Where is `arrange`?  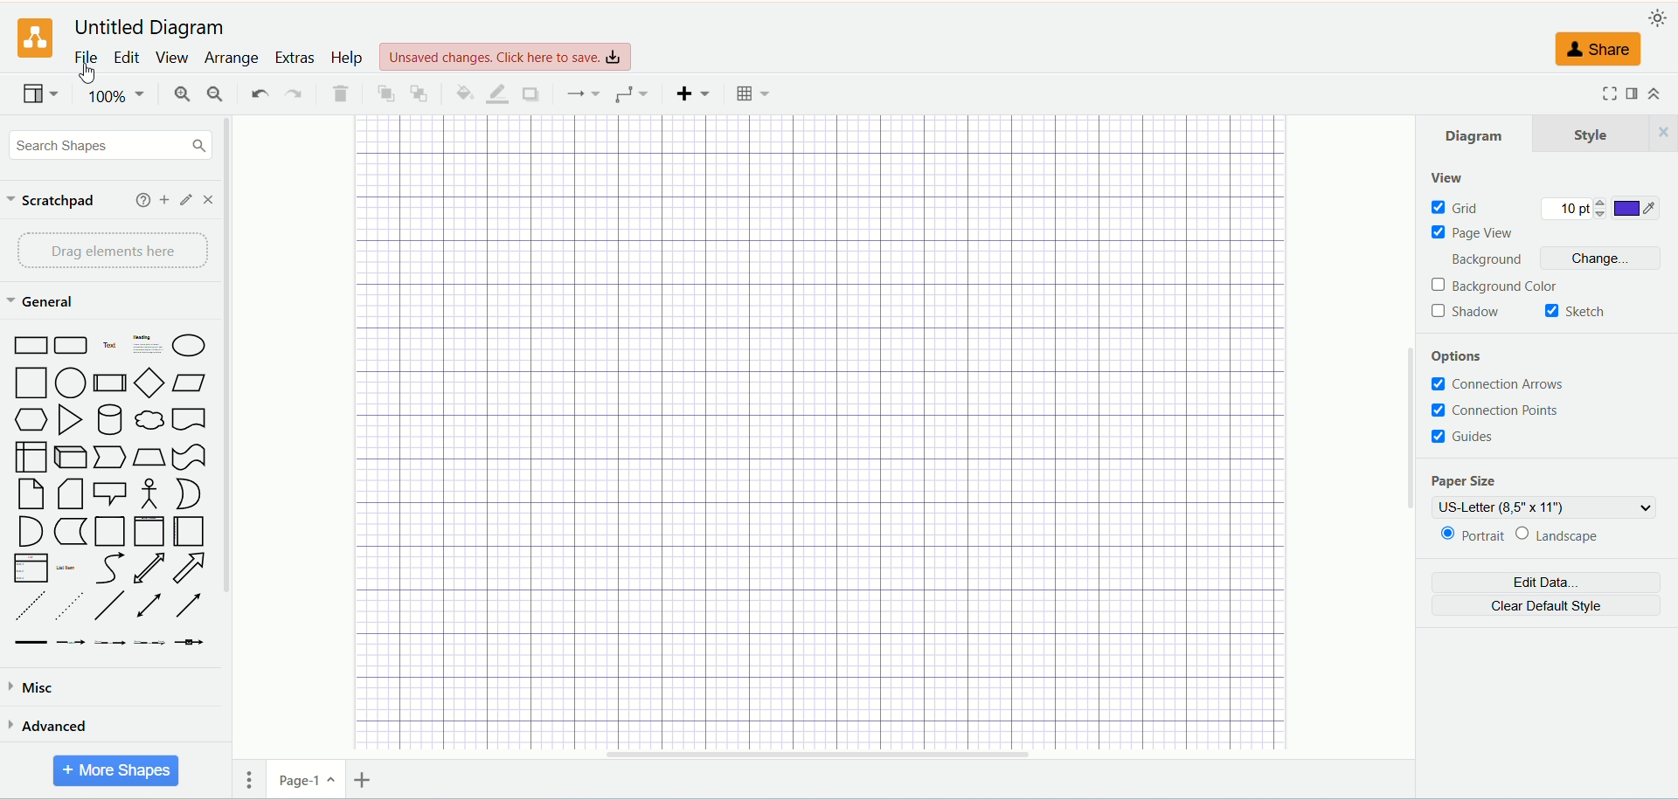 arrange is located at coordinates (231, 59).